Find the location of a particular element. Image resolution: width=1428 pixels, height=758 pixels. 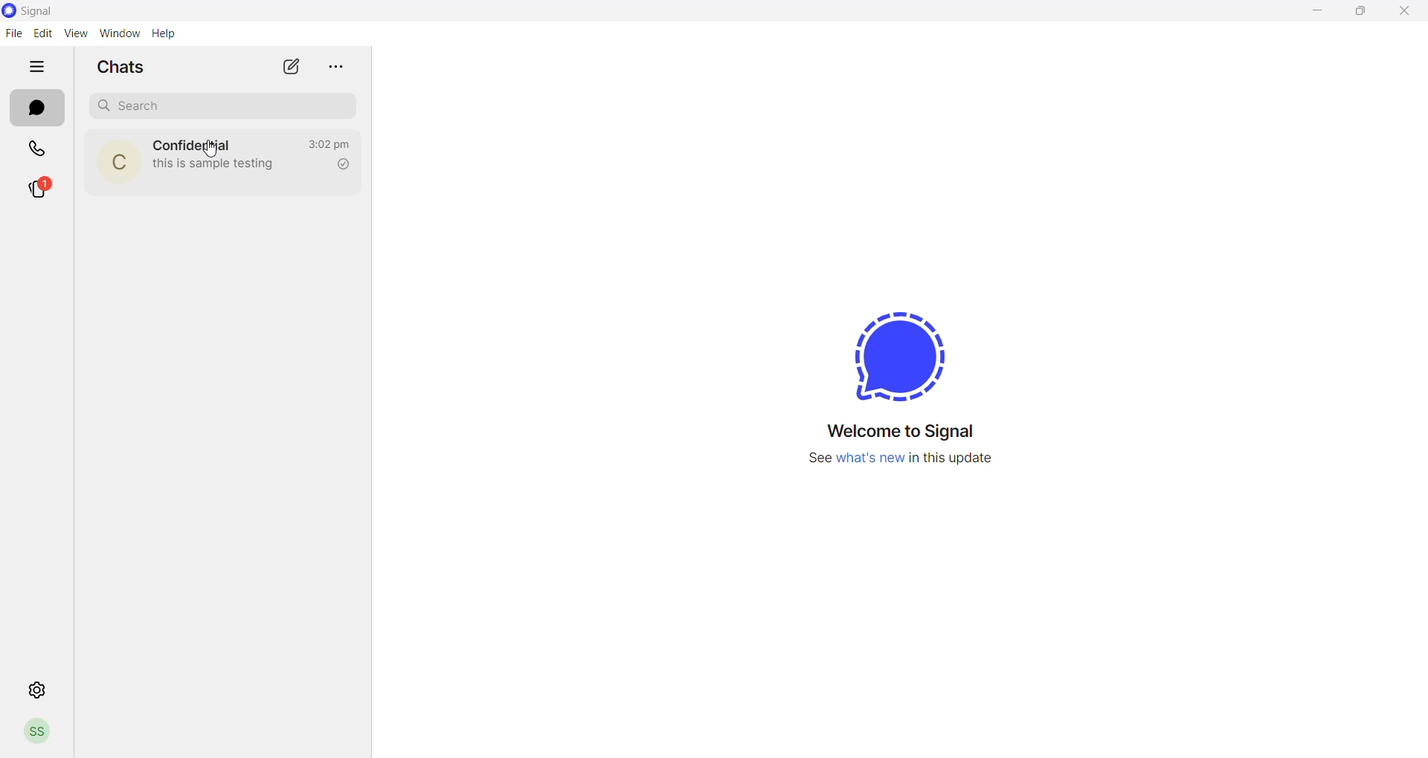

edit is located at coordinates (42, 32).